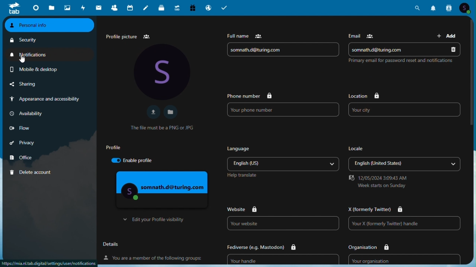  What do you see at coordinates (284, 259) in the screenshot?
I see `Fediverse` at bounding box center [284, 259].